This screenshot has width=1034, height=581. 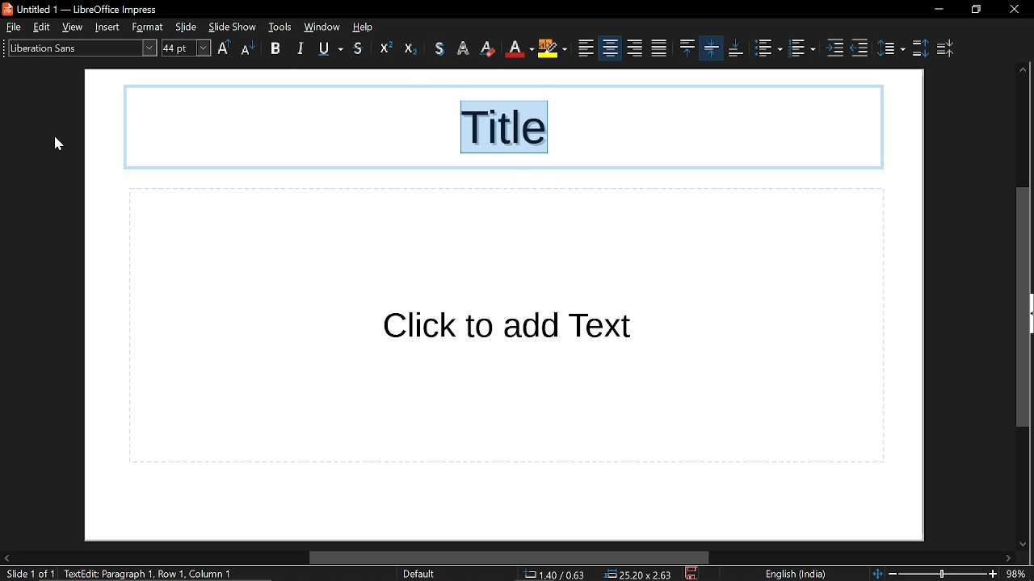 I want to click on lowercase, so click(x=247, y=50).